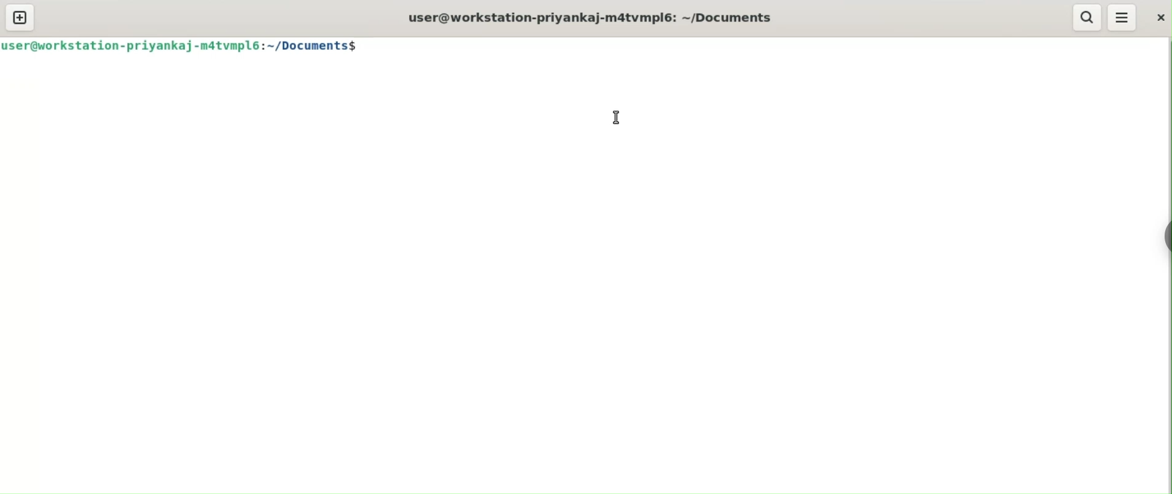  What do you see at coordinates (1086, 18) in the screenshot?
I see `search` at bounding box center [1086, 18].